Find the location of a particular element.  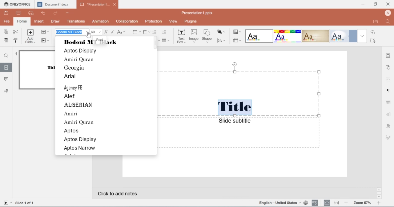

Alef is located at coordinates (71, 97).